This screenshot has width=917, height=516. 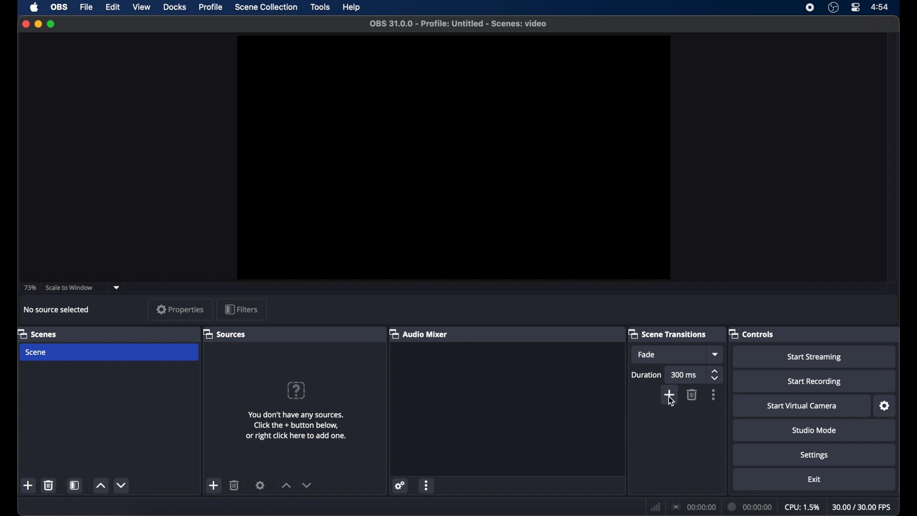 What do you see at coordinates (751, 333) in the screenshot?
I see `controls` at bounding box center [751, 333].